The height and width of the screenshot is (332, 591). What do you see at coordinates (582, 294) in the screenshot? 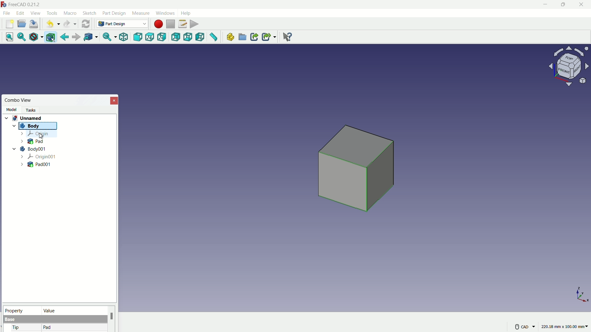
I see `axis` at bounding box center [582, 294].